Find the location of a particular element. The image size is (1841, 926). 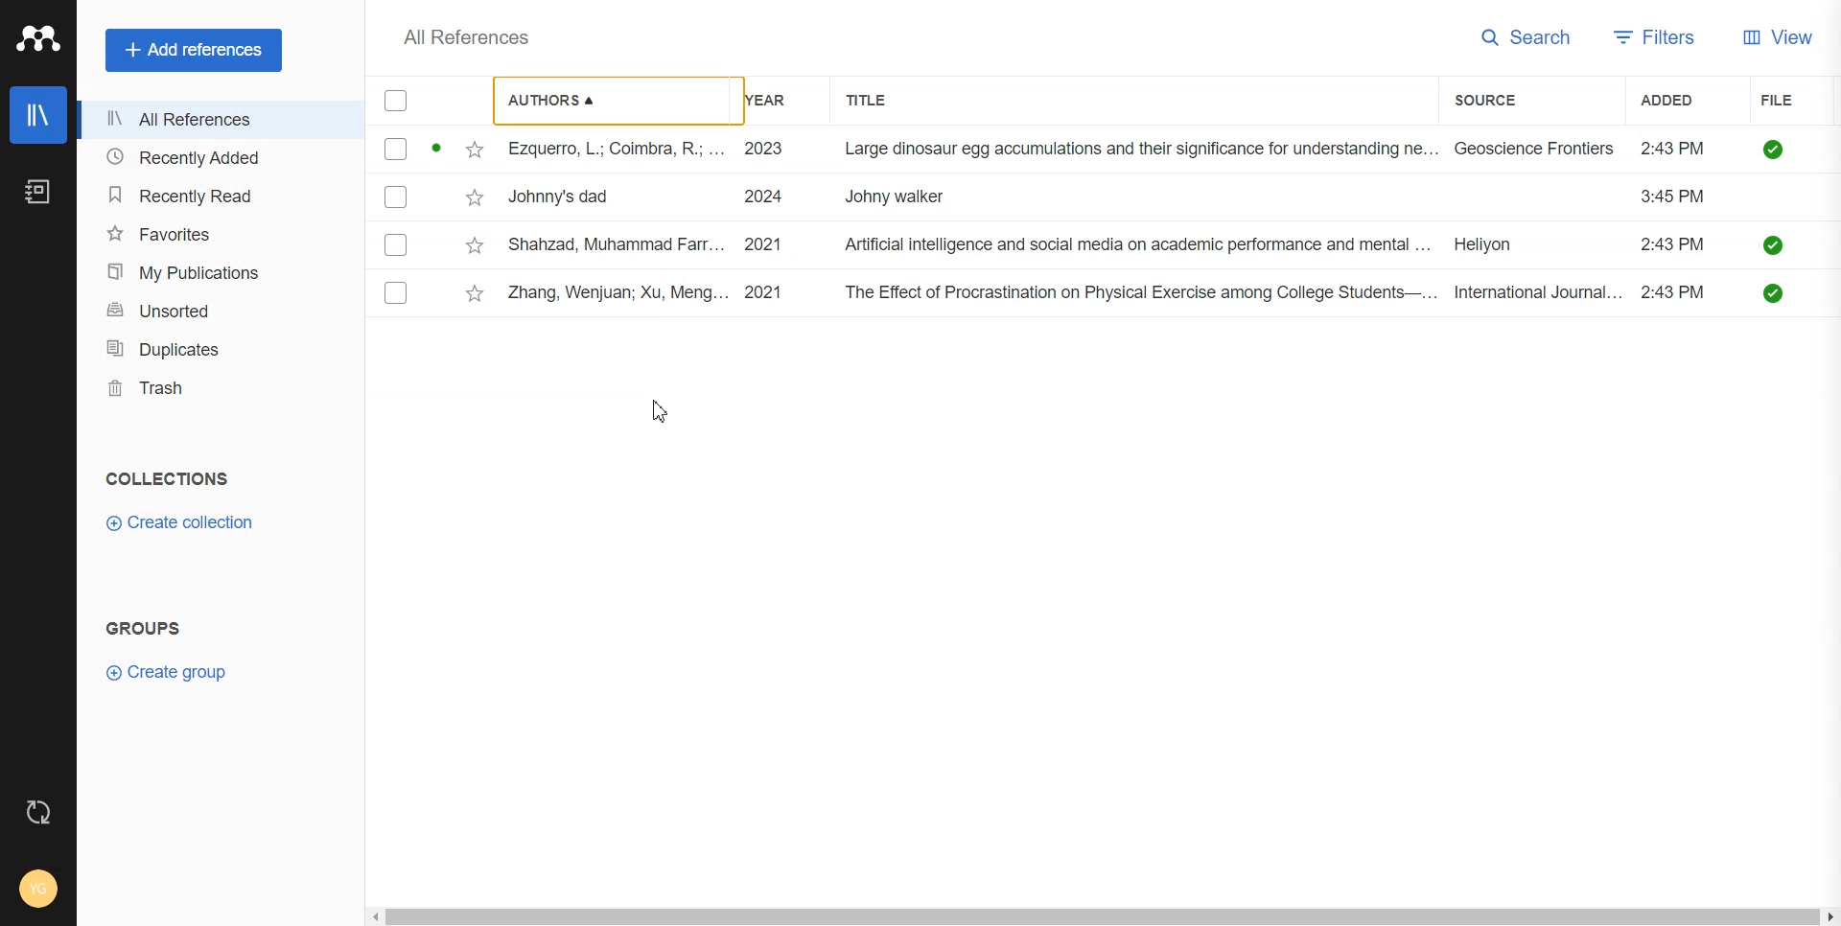

View is located at coordinates (1783, 38).